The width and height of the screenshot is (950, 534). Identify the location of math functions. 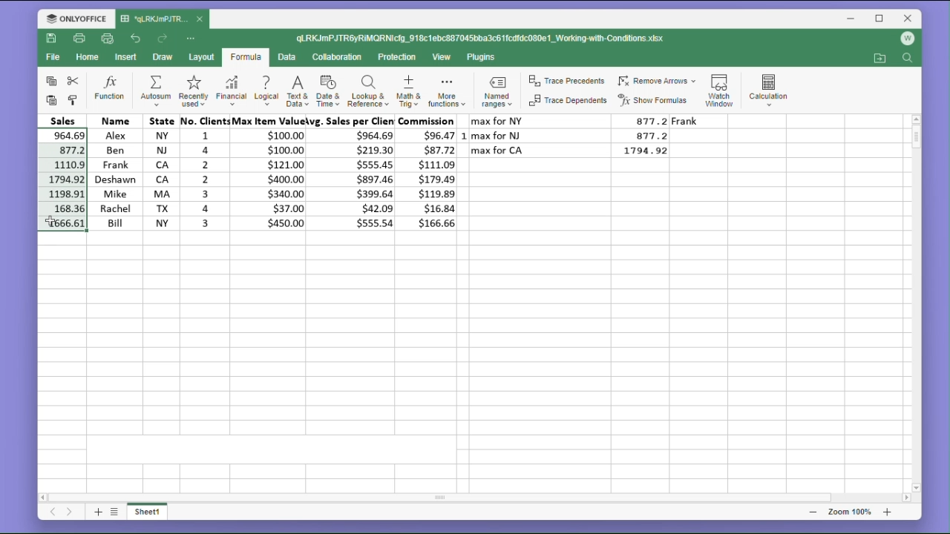
(446, 93).